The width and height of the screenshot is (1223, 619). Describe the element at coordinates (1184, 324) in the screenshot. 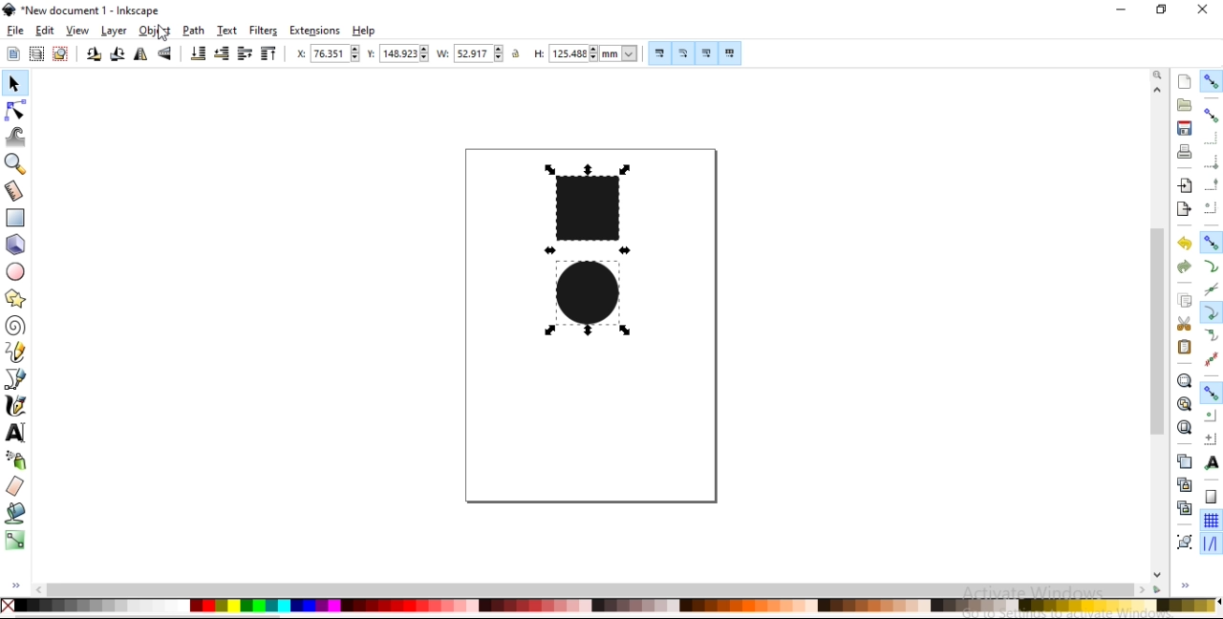

I see `cut` at that location.